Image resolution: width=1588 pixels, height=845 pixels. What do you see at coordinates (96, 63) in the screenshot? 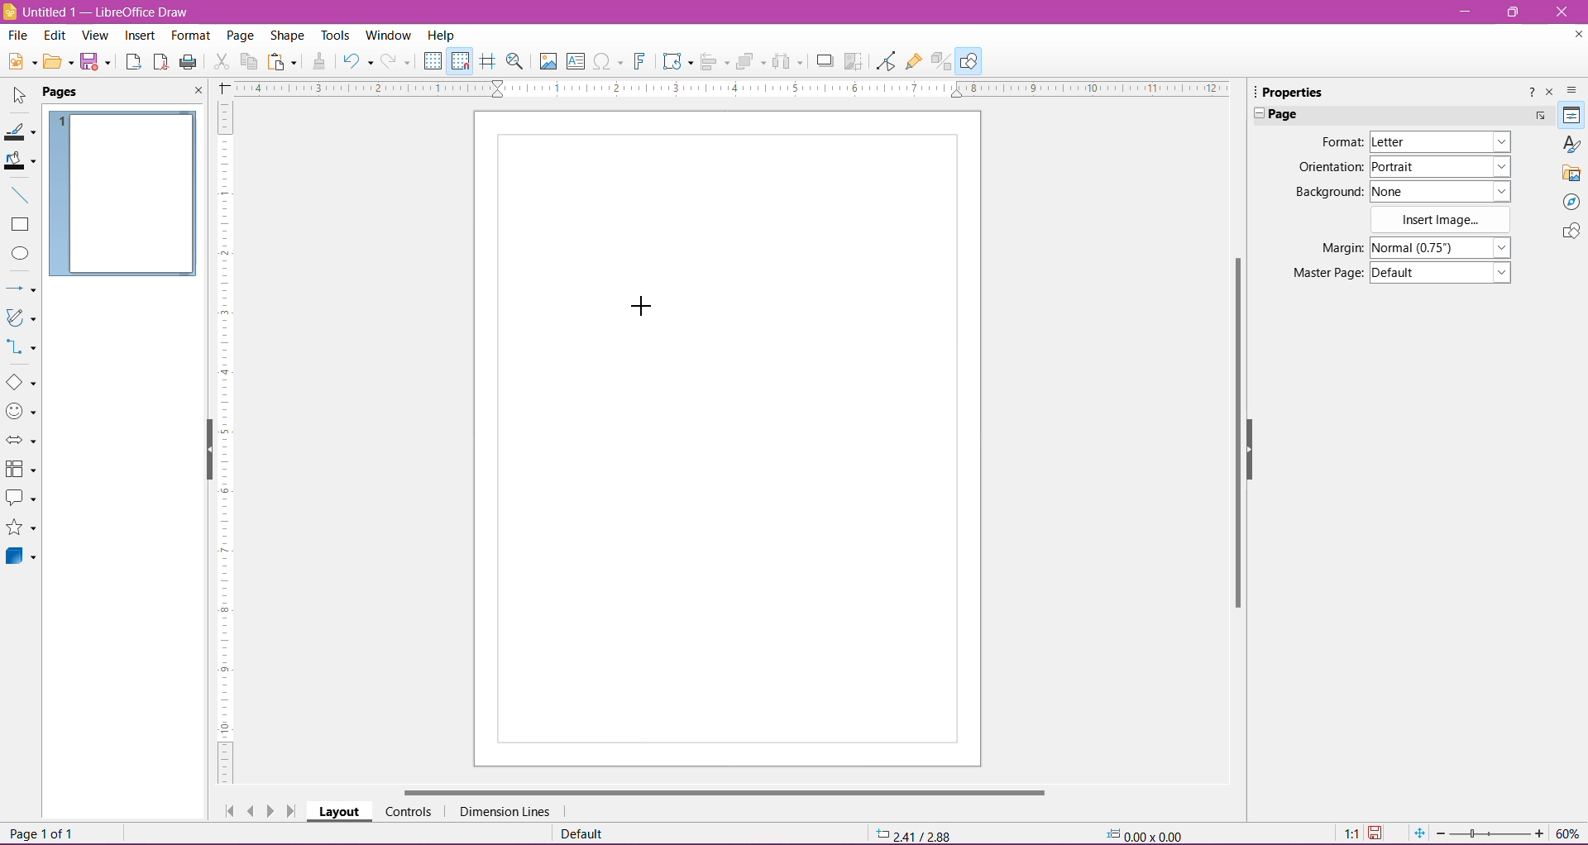
I see `Save` at bounding box center [96, 63].